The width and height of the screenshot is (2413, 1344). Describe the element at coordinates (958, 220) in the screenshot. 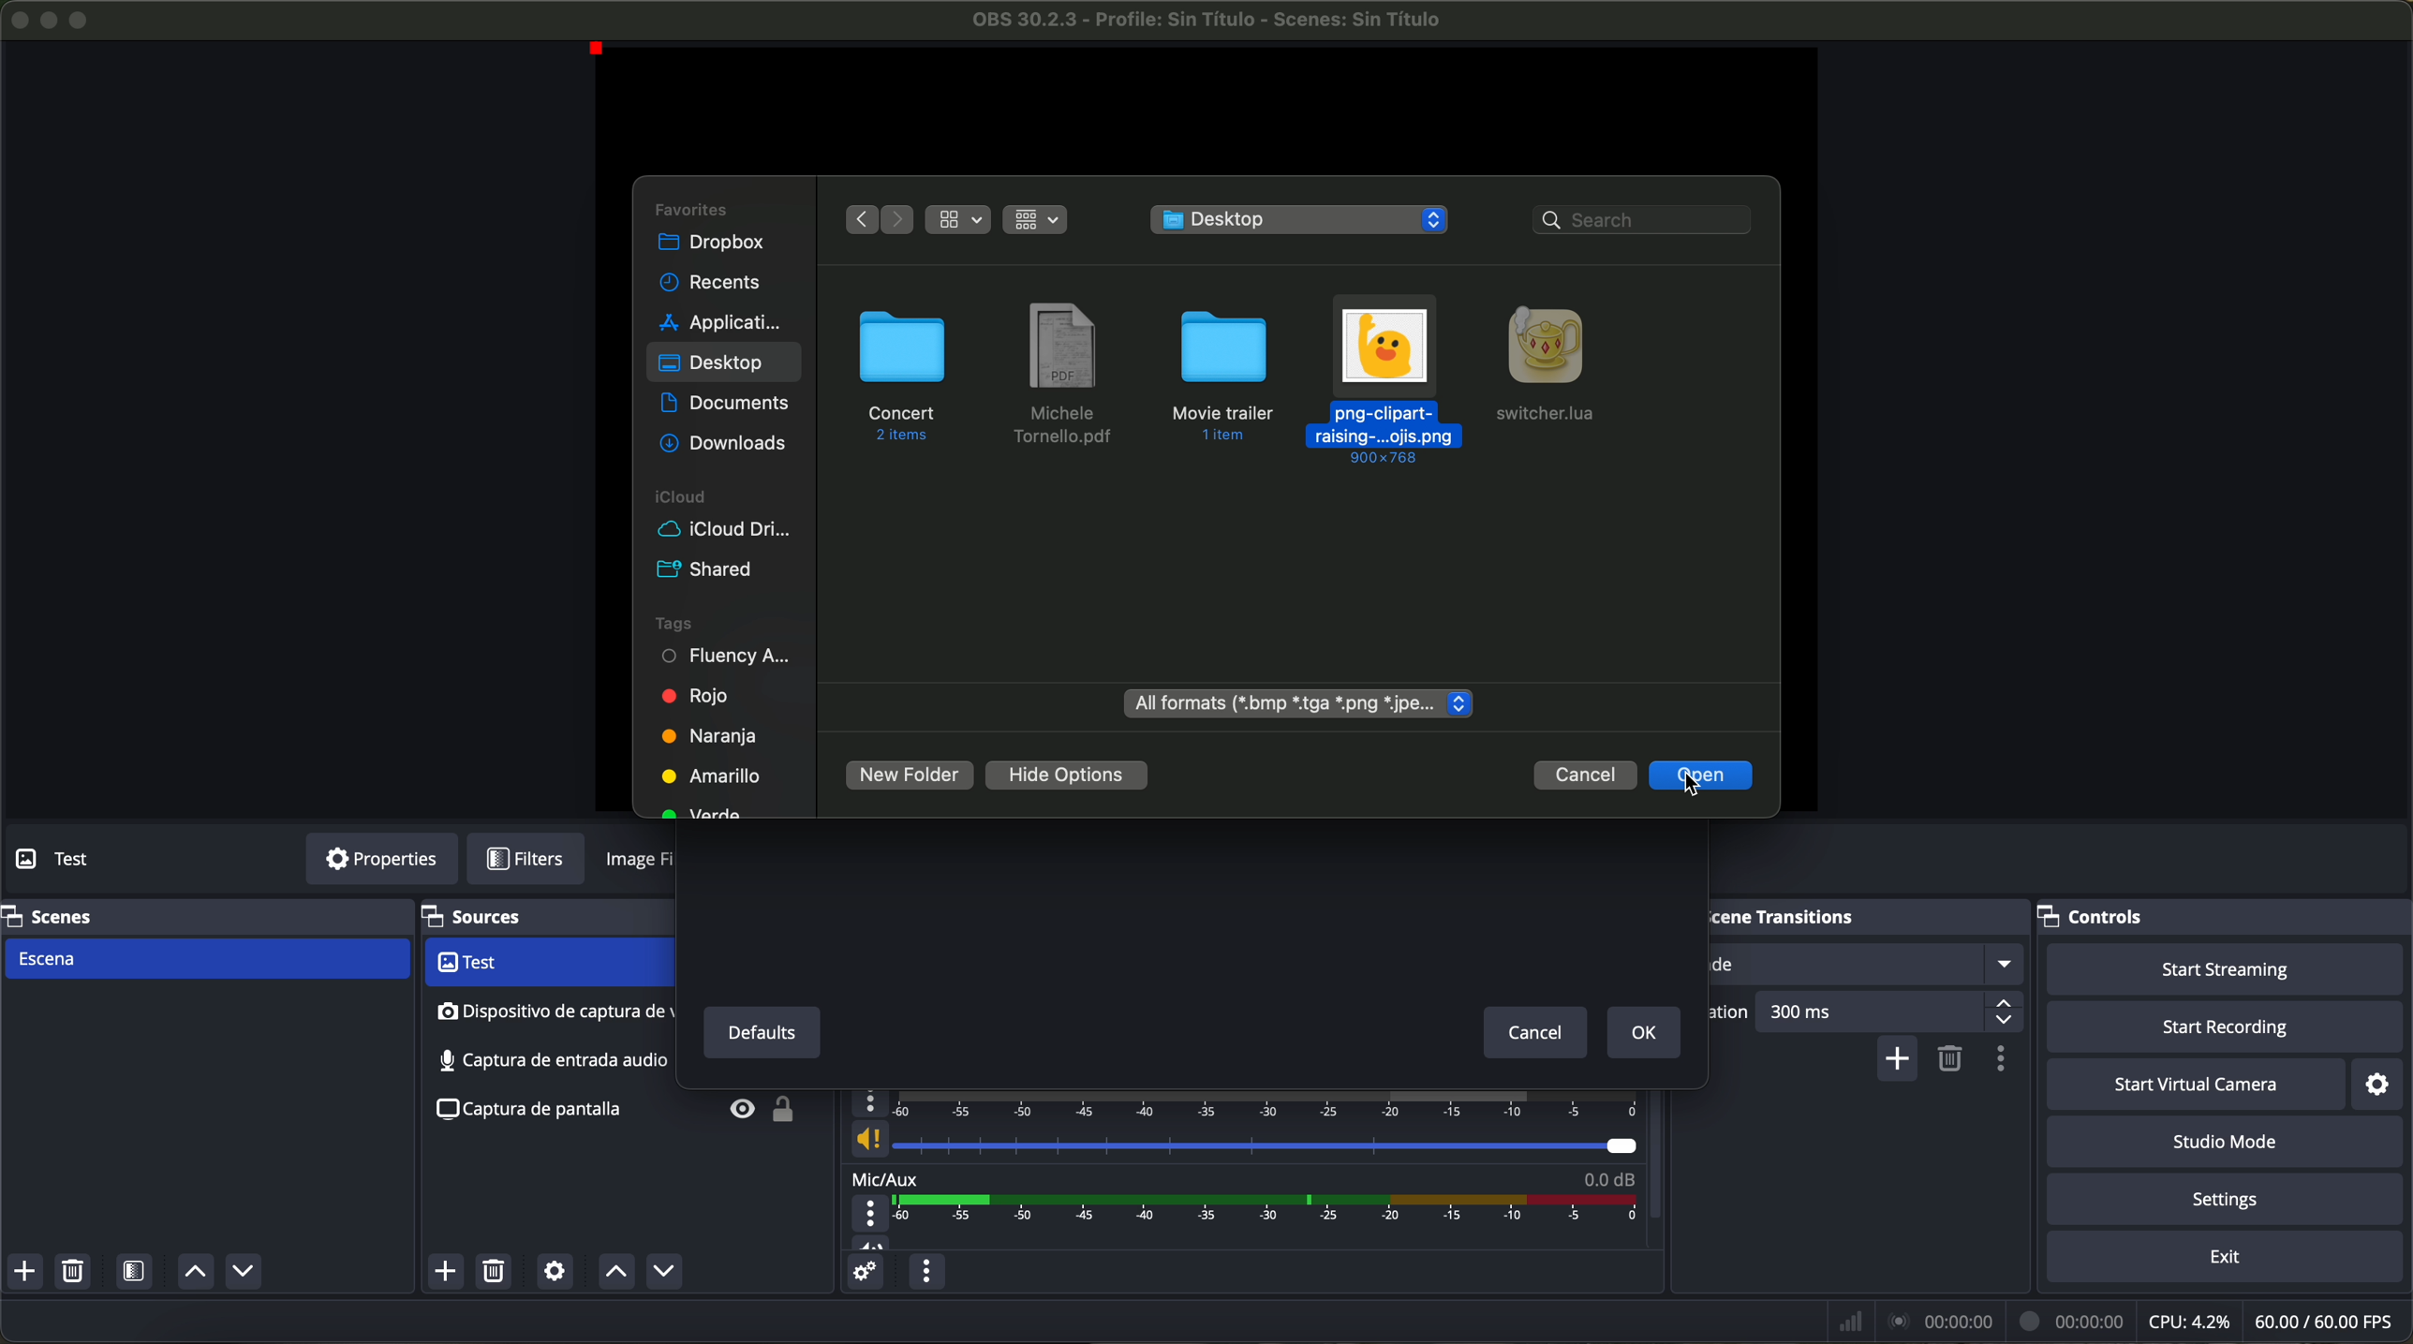

I see `grid view` at that location.